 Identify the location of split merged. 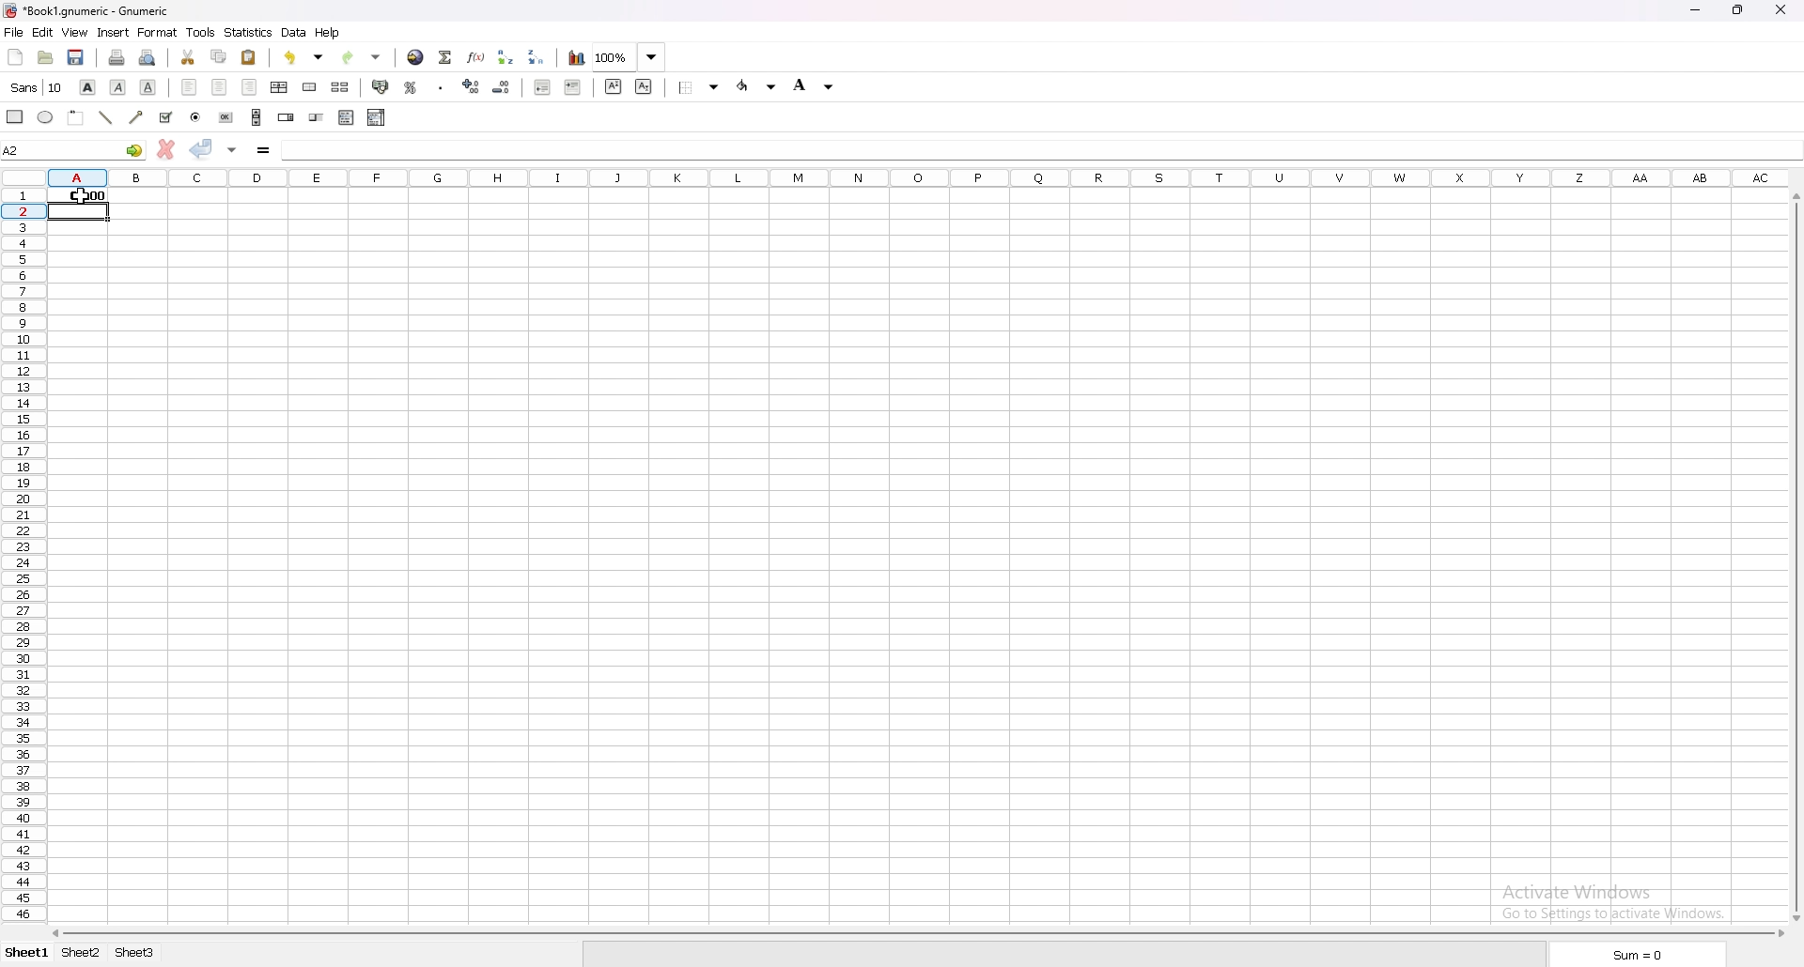
(342, 88).